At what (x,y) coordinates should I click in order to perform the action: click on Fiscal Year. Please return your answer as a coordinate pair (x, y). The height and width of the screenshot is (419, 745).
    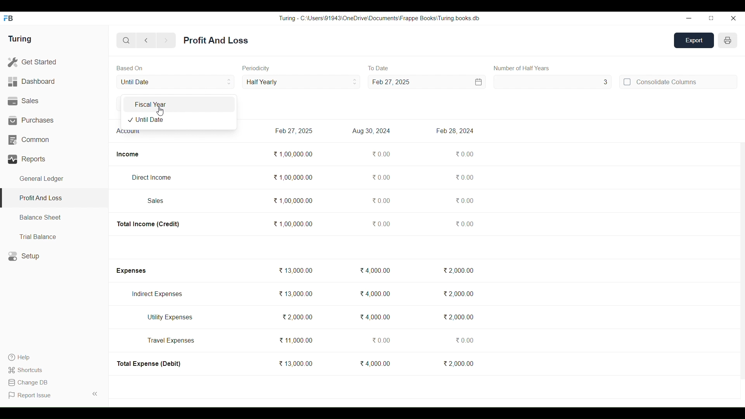
    Looking at the image, I should click on (178, 104).